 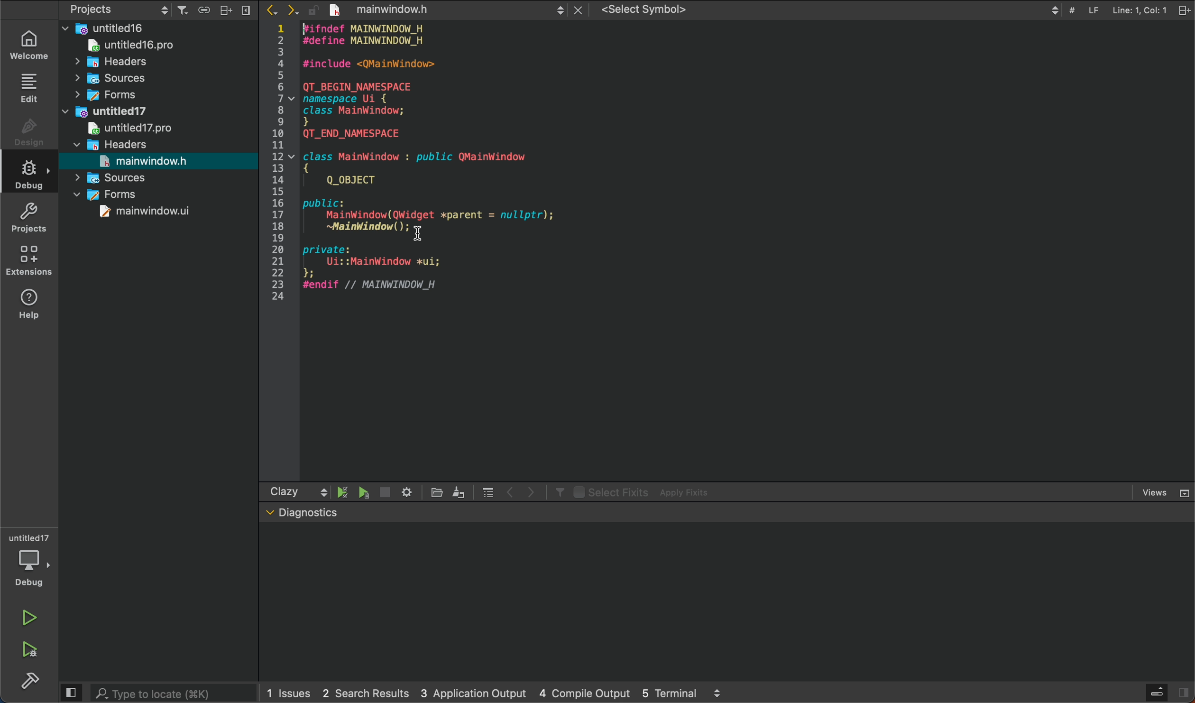 I want to click on 5 Terminal, so click(x=669, y=692).